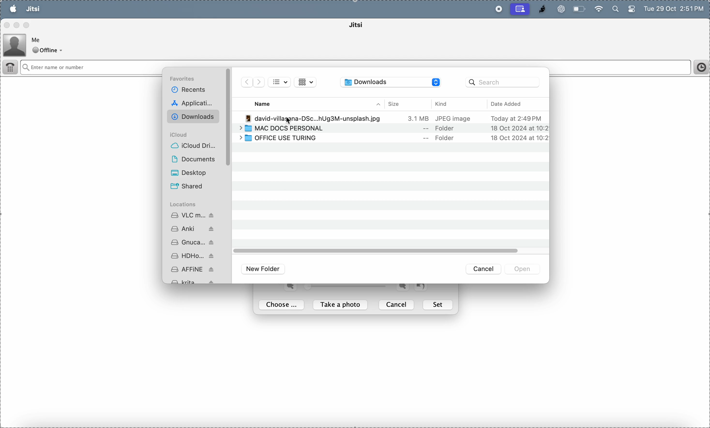 The height and width of the screenshot is (428, 710). What do you see at coordinates (195, 281) in the screenshot?
I see `krita` at bounding box center [195, 281].